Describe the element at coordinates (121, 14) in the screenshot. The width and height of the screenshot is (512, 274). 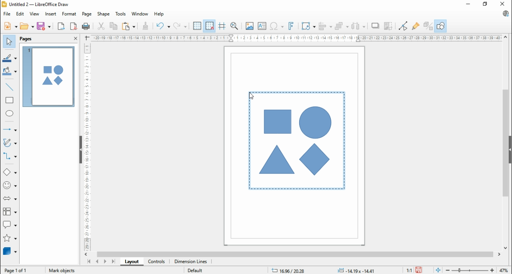
I see `tools` at that location.